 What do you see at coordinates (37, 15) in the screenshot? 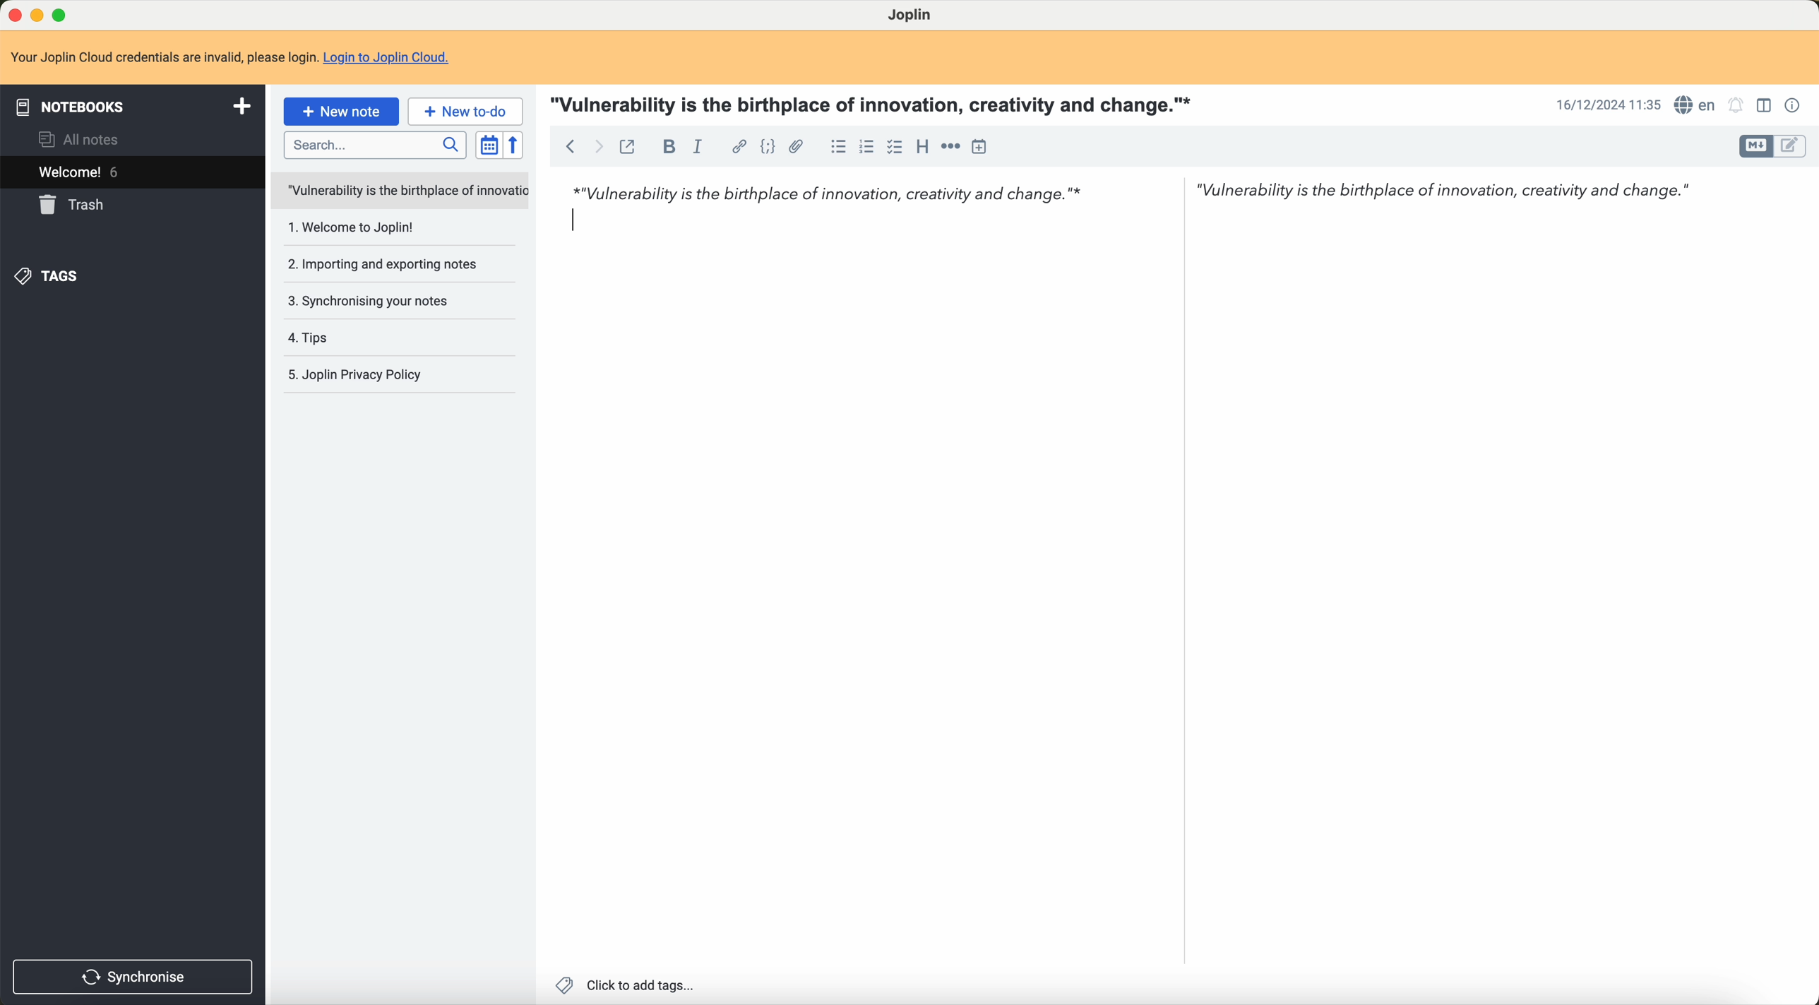
I see `minimize` at bounding box center [37, 15].